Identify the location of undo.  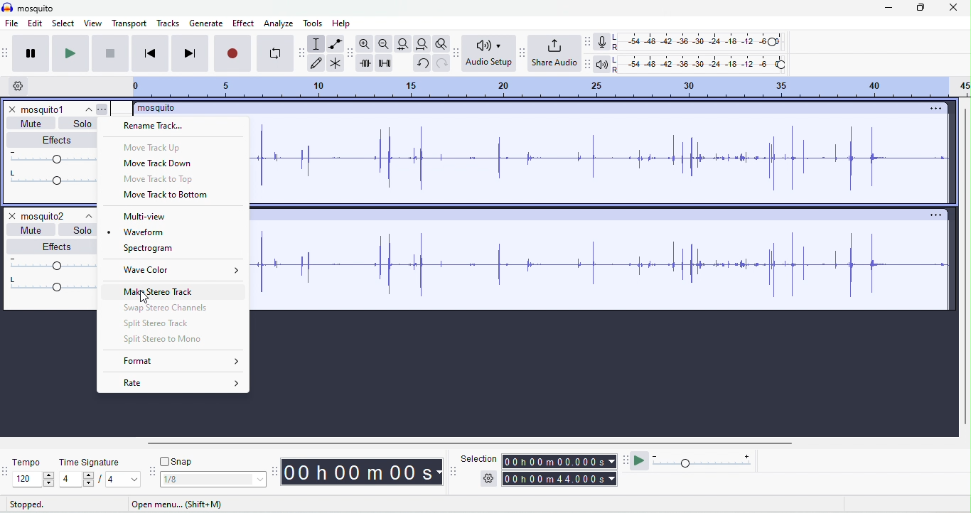
(424, 64).